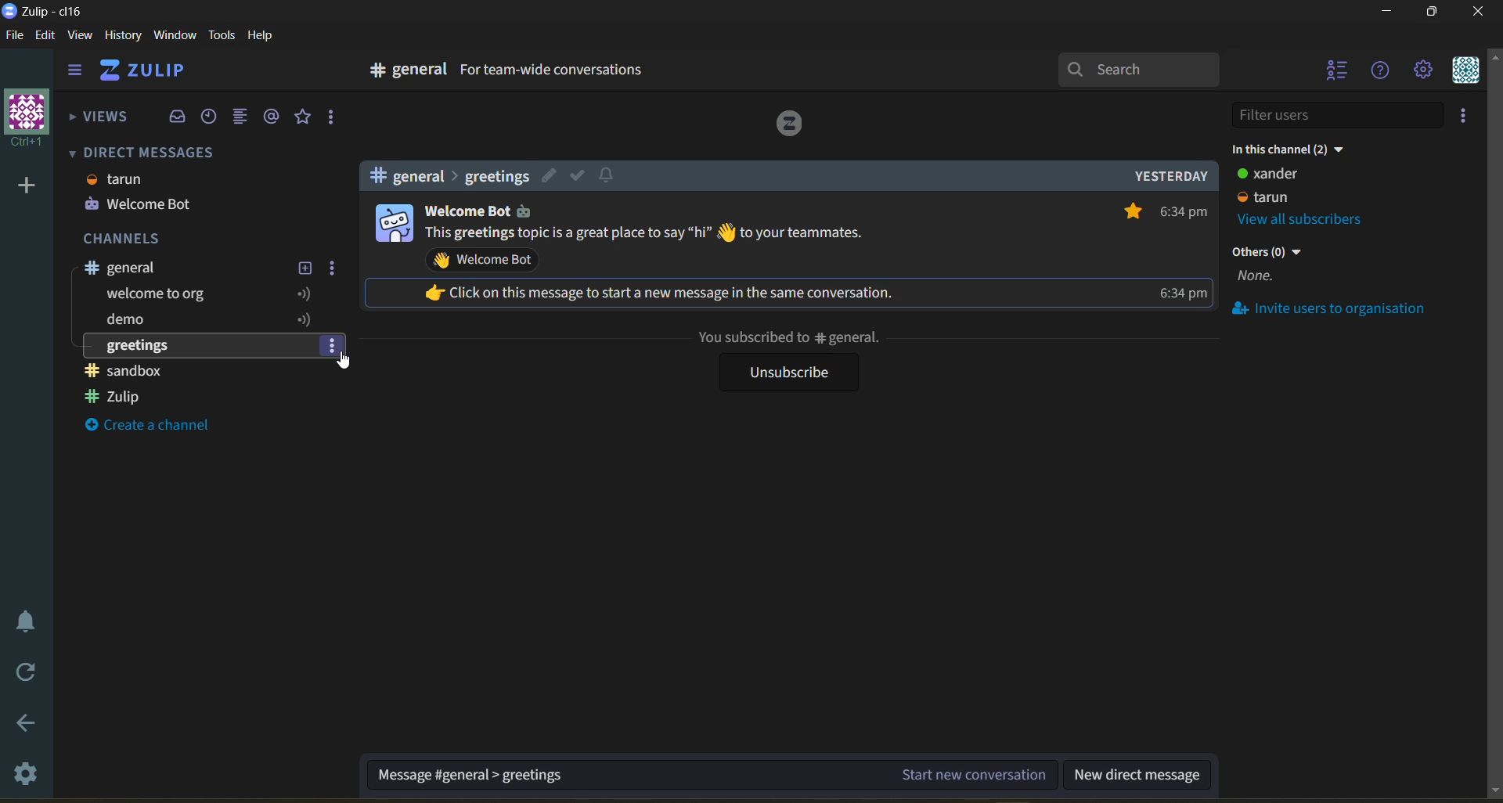  I want to click on channels, so click(135, 238).